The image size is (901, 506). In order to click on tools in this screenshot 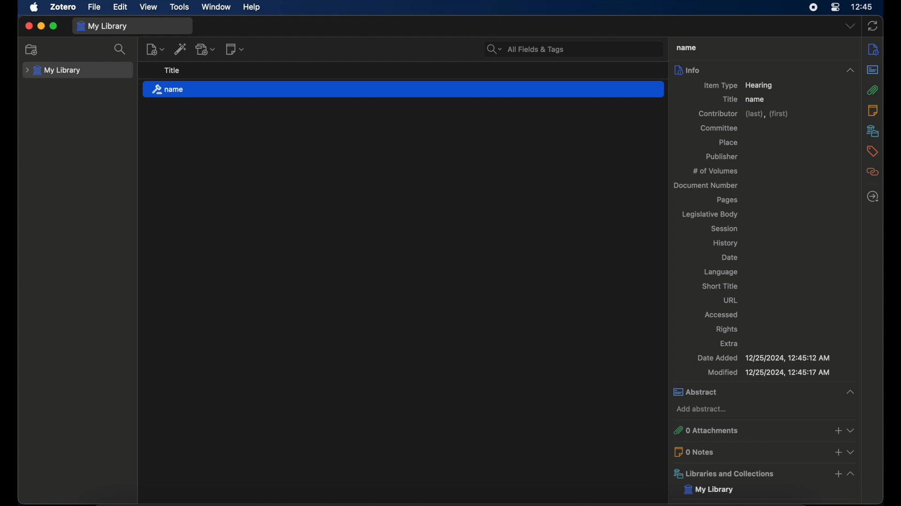, I will do `click(180, 7)`.